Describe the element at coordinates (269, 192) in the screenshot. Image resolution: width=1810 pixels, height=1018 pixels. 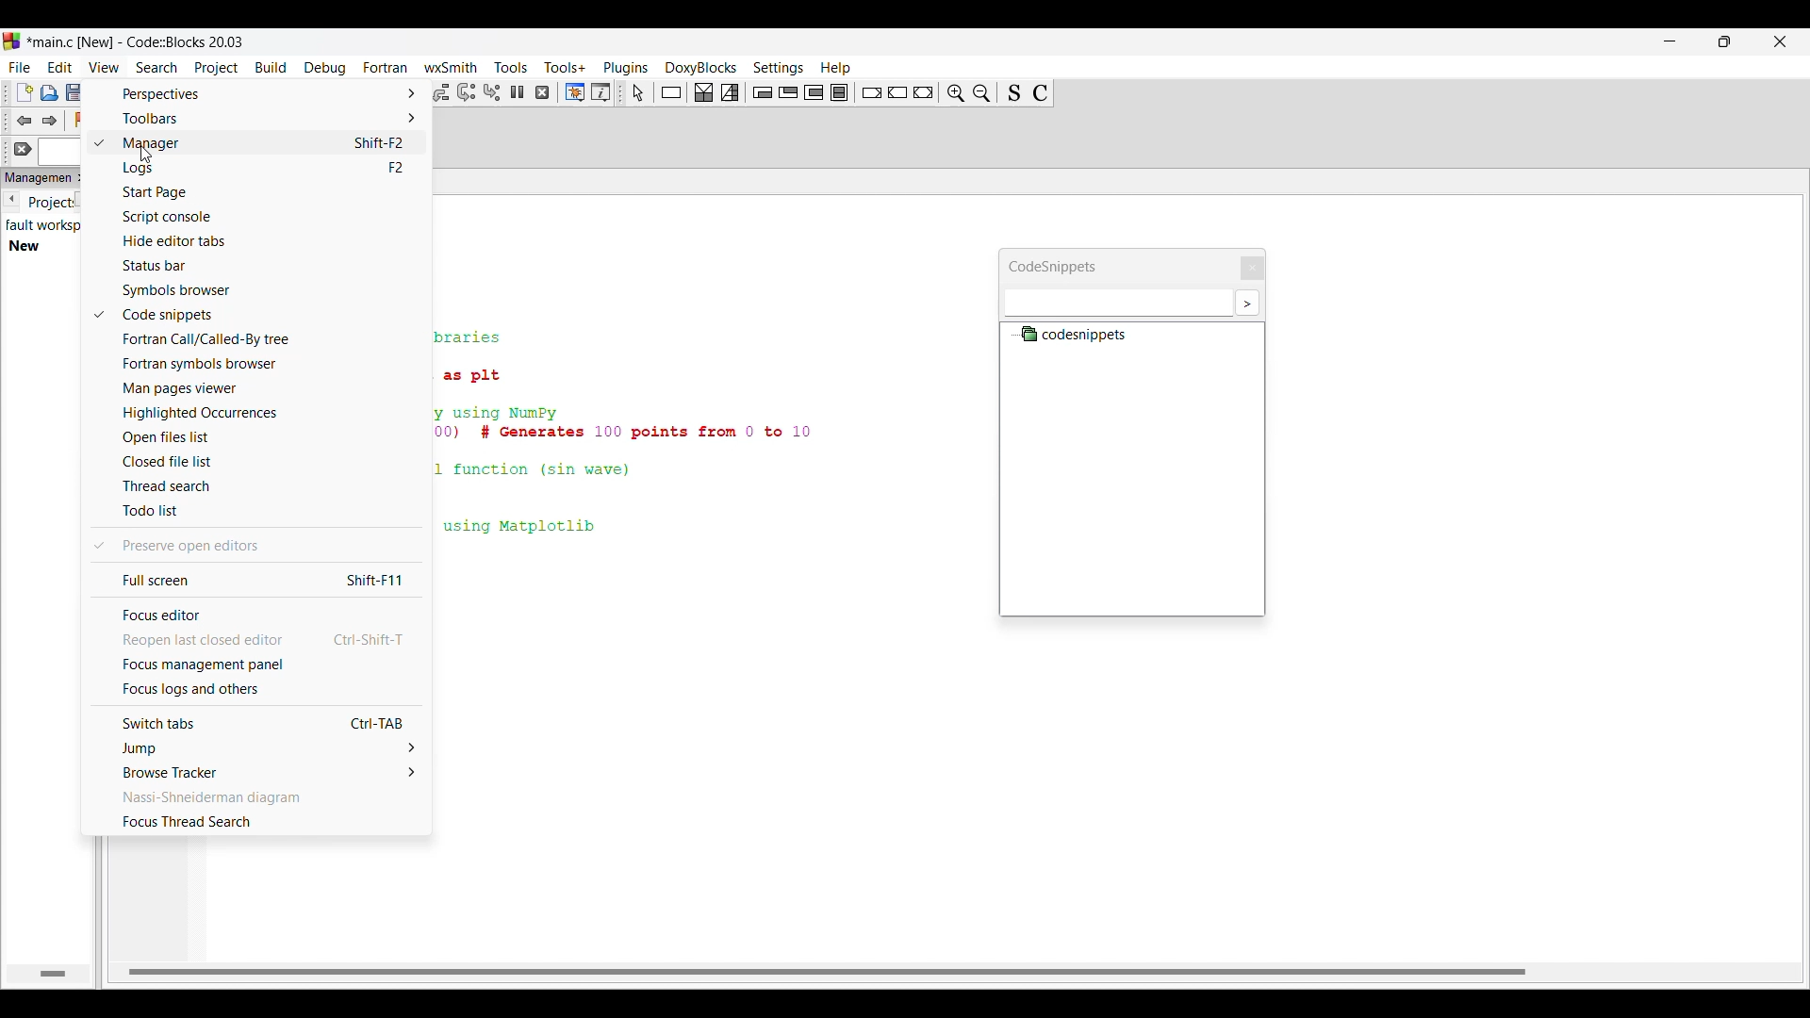
I see `Start page` at that location.